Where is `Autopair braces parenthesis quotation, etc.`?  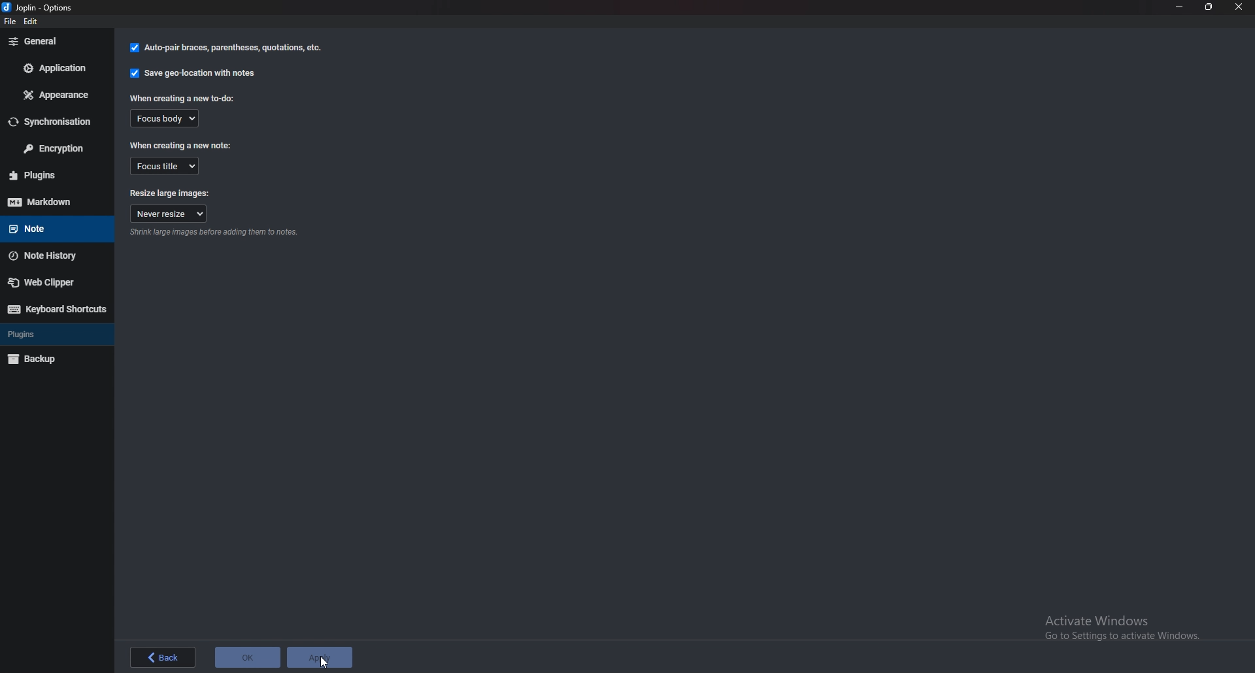
Autopair braces parenthesis quotation, etc. is located at coordinates (226, 49).